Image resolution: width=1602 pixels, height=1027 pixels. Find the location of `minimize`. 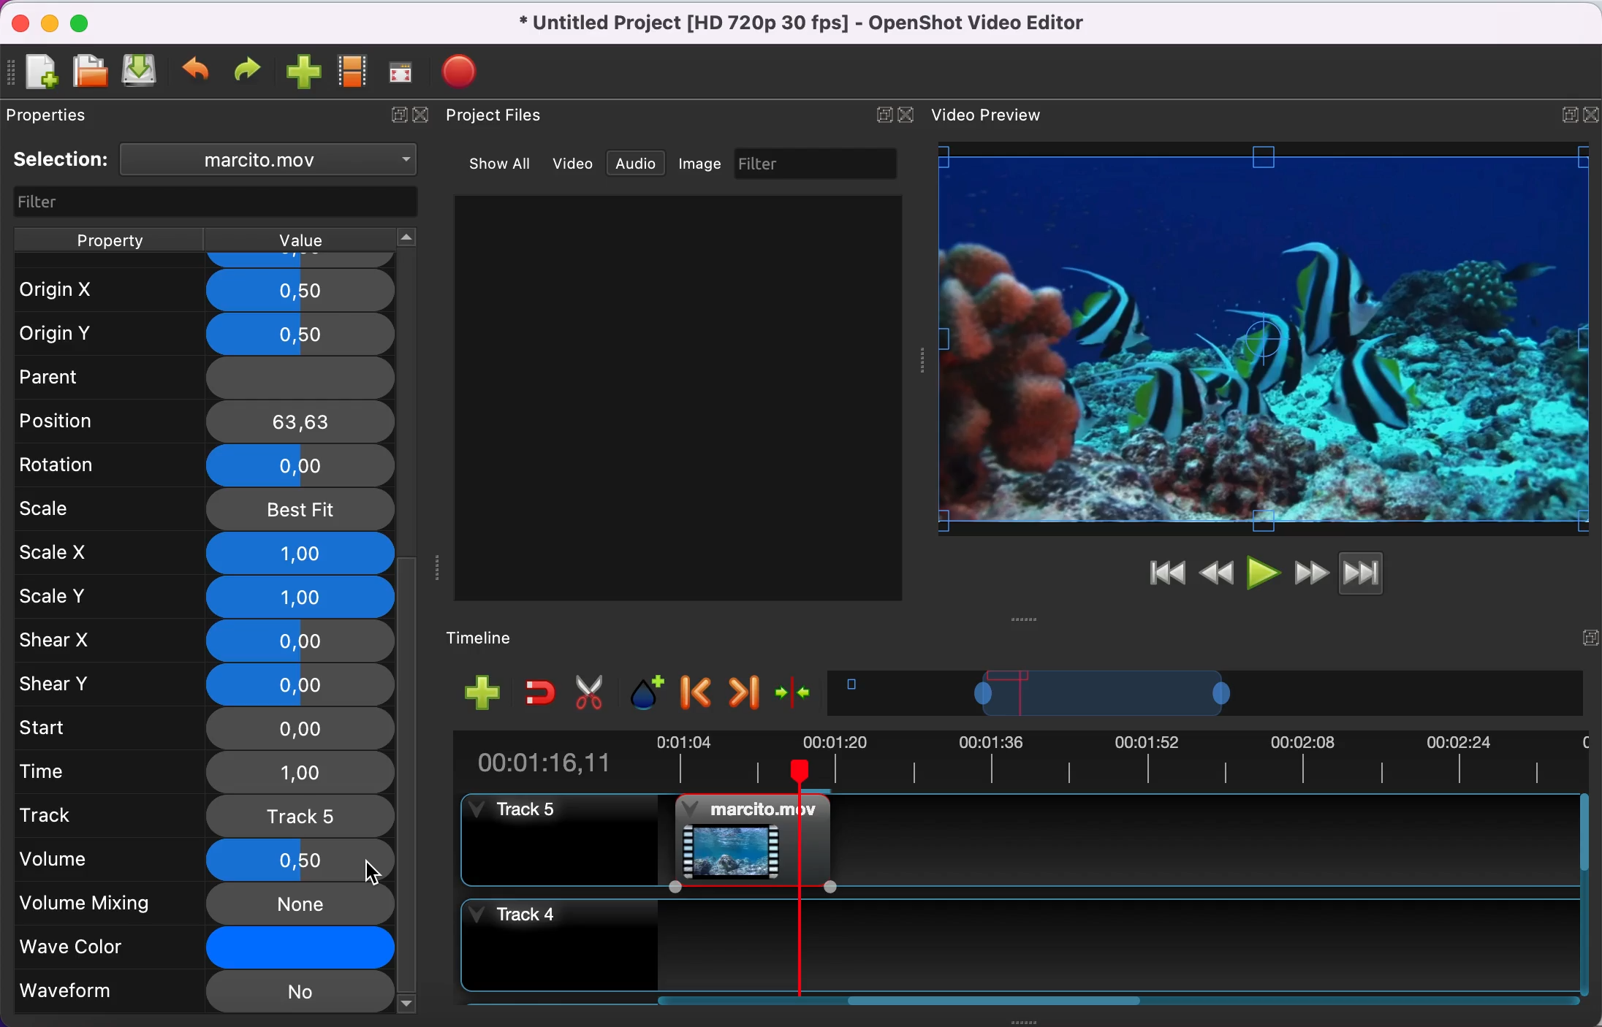

minimize is located at coordinates (49, 22).